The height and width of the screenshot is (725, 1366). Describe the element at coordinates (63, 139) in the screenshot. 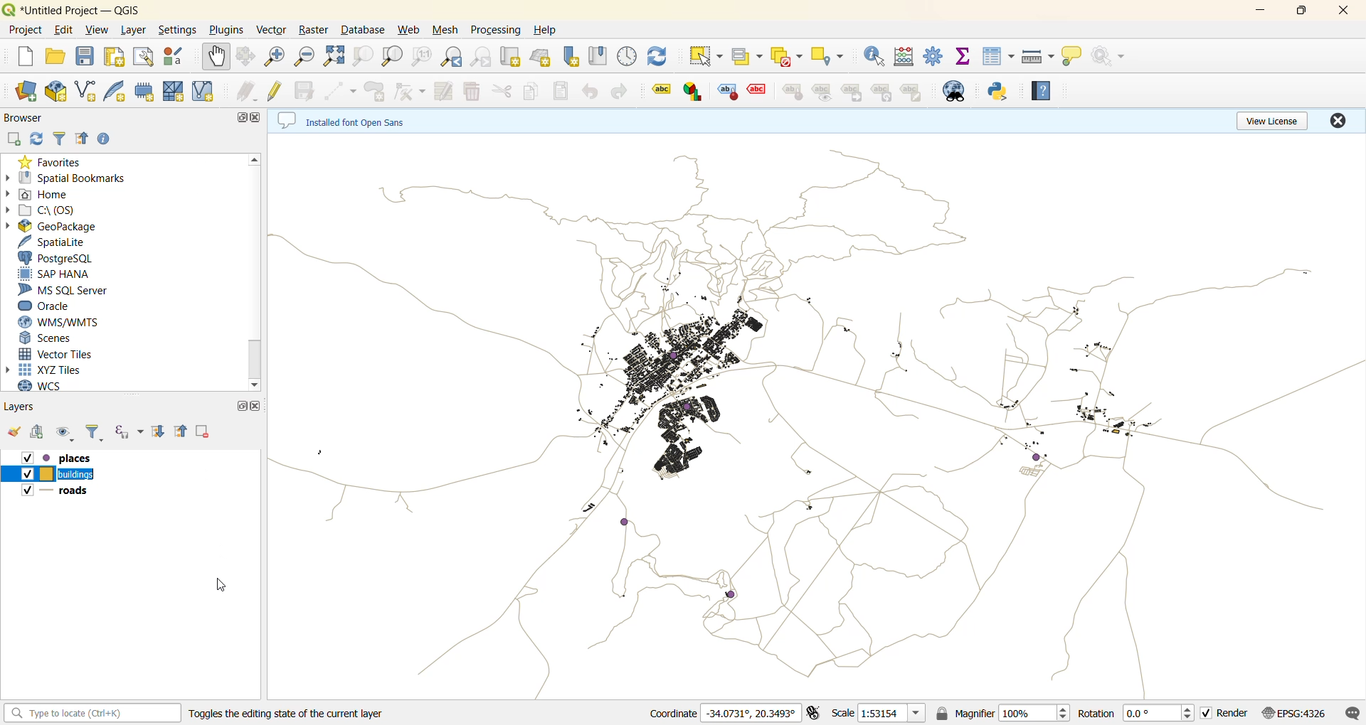

I see `filter` at that location.